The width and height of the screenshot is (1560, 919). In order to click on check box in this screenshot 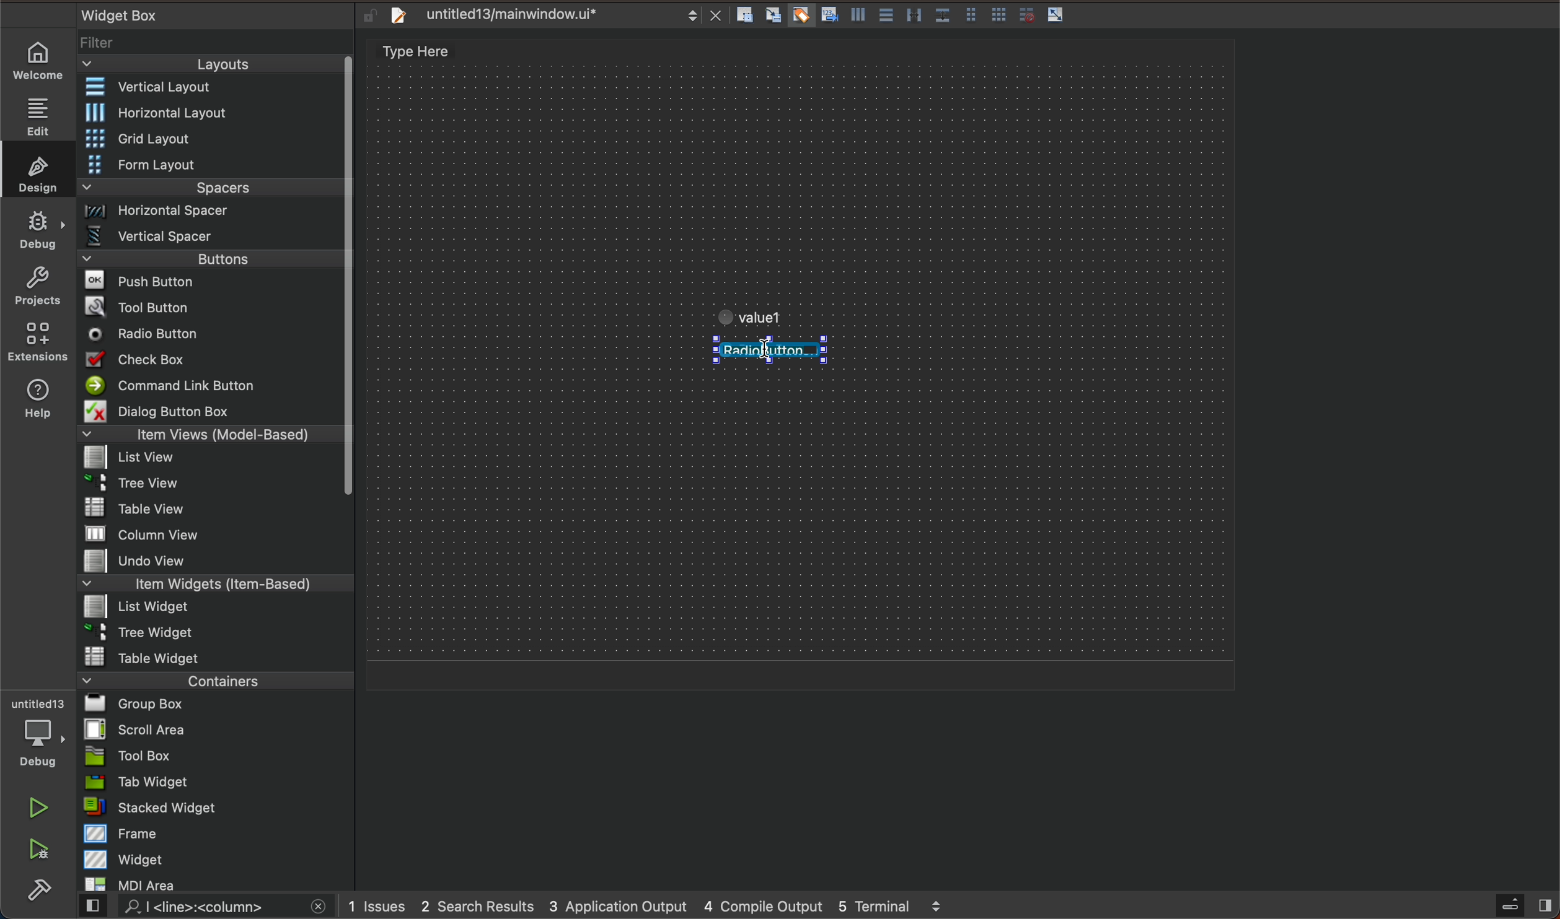, I will do `click(211, 362)`.